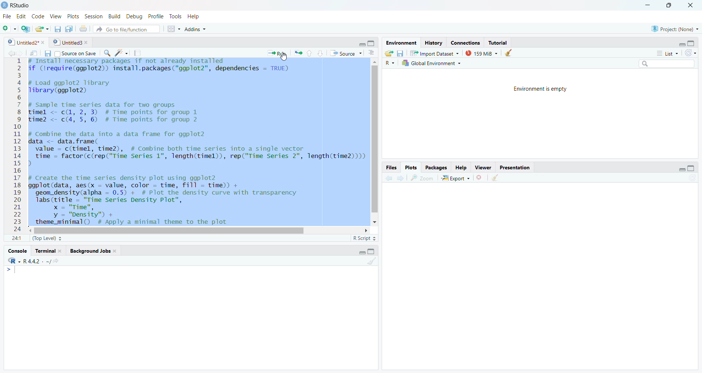 The width and height of the screenshot is (702, 373). I want to click on # Combine the data into a data frame for ggplot2
data <- data. frame( I

value = c(timel, time2), # Combine both time series into a single vector

time = factor(c(rep("Time Series 1", length(timel)), rep("Time Series 2", length(time2))))
b), so click(197, 149).